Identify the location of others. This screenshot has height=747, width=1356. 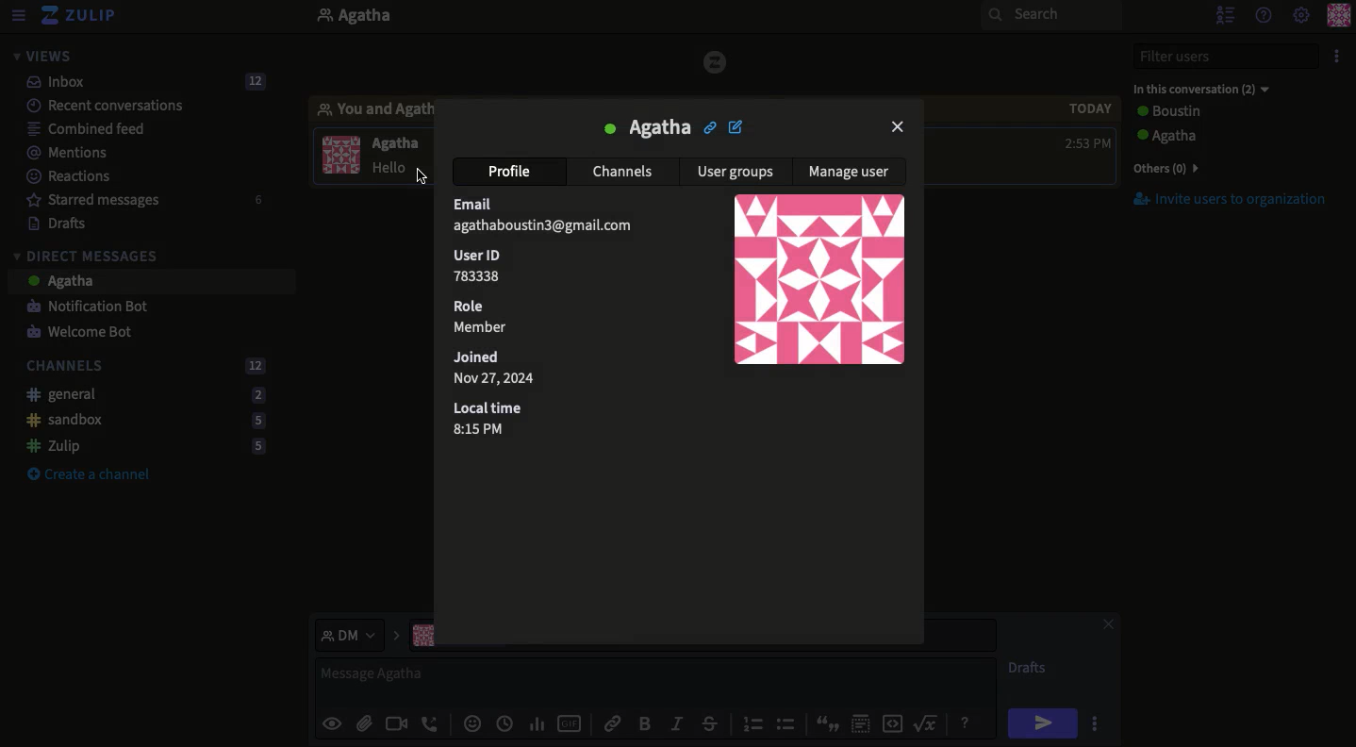
(1186, 167).